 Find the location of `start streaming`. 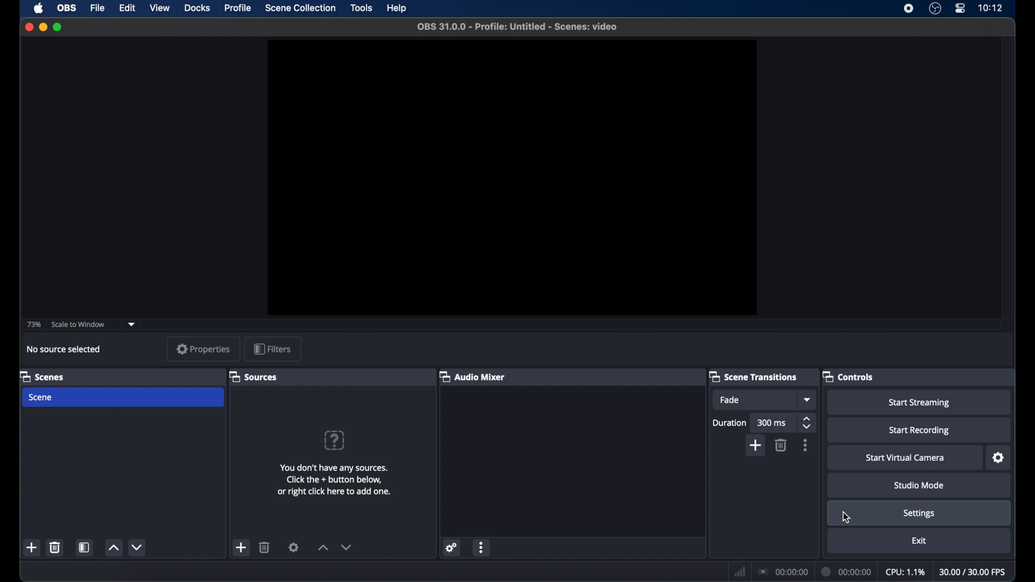

start streaming is located at coordinates (918, 401).